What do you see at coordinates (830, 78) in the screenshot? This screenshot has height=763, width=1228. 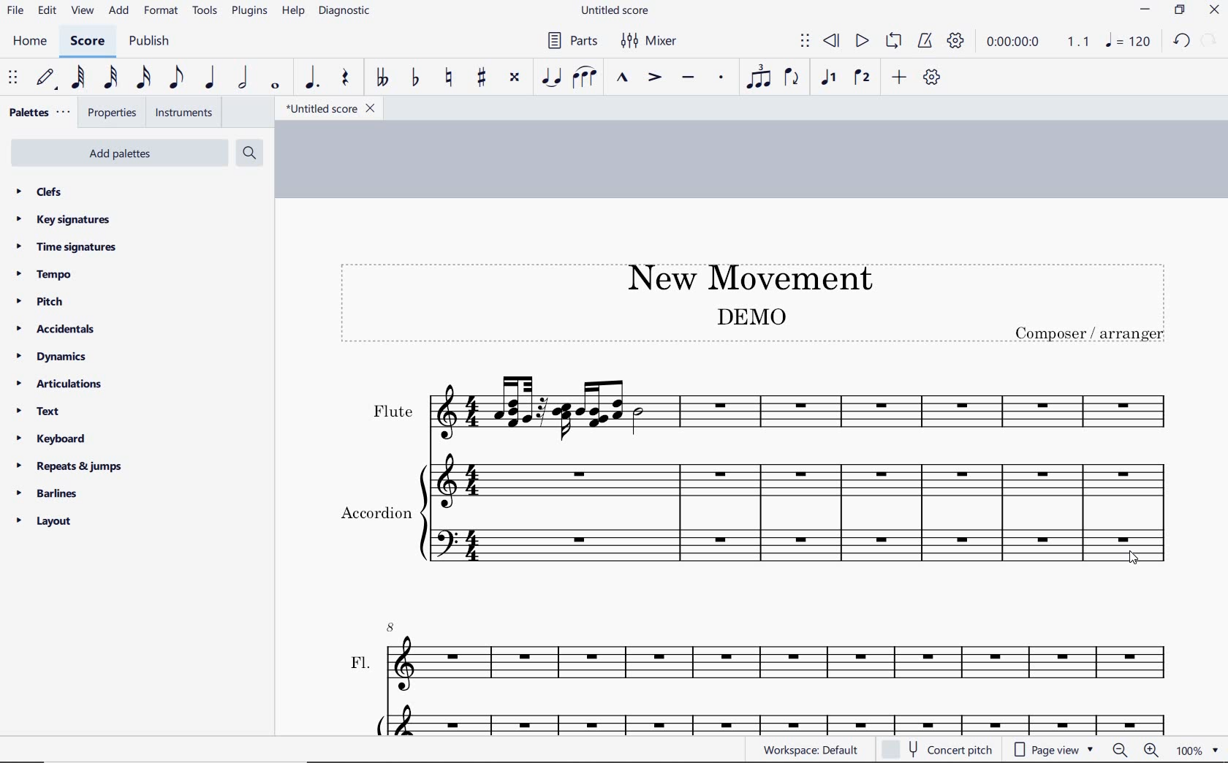 I see `voice1` at bounding box center [830, 78].